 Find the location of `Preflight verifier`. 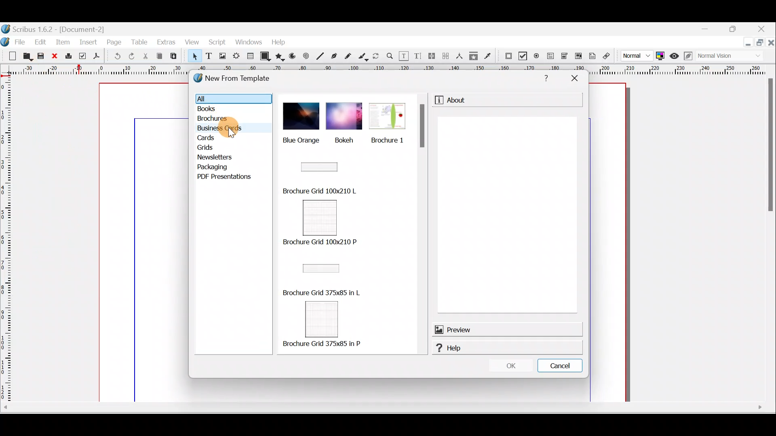

Preflight verifier is located at coordinates (81, 56).